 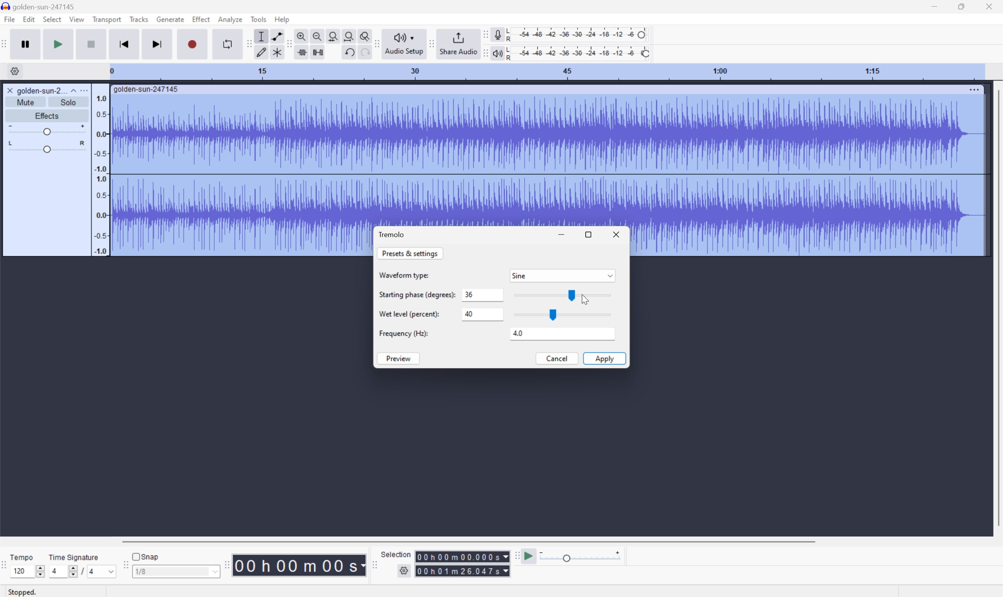 What do you see at coordinates (90, 44) in the screenshot?
I see `Stop` at bounding box center [90, 44].